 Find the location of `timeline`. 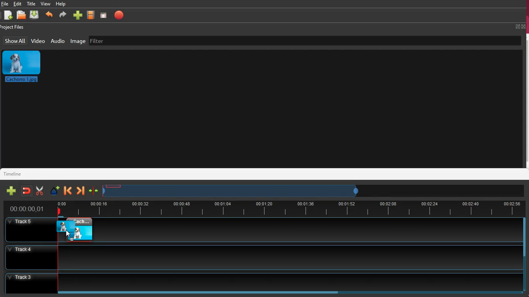

timeline is located at coordinates (16, 173).